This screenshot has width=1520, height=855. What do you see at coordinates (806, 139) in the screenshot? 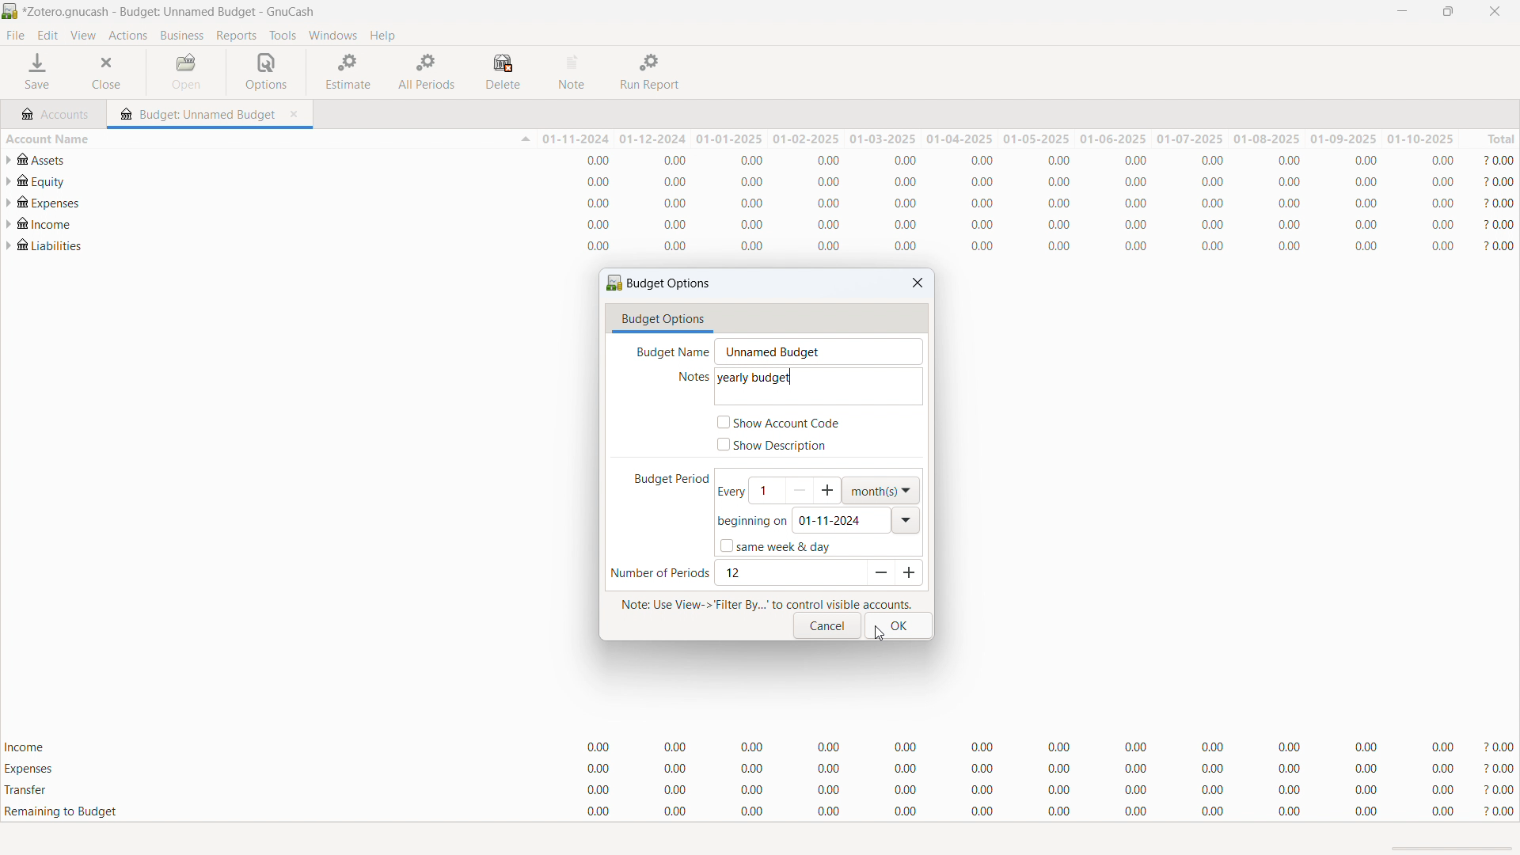
I see `01-02-2025` at bounding box center [806, 139].